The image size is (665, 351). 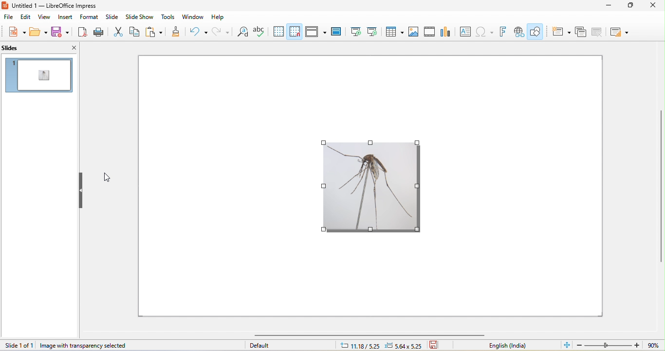 I want to click on table, so click(x=394, y=31).